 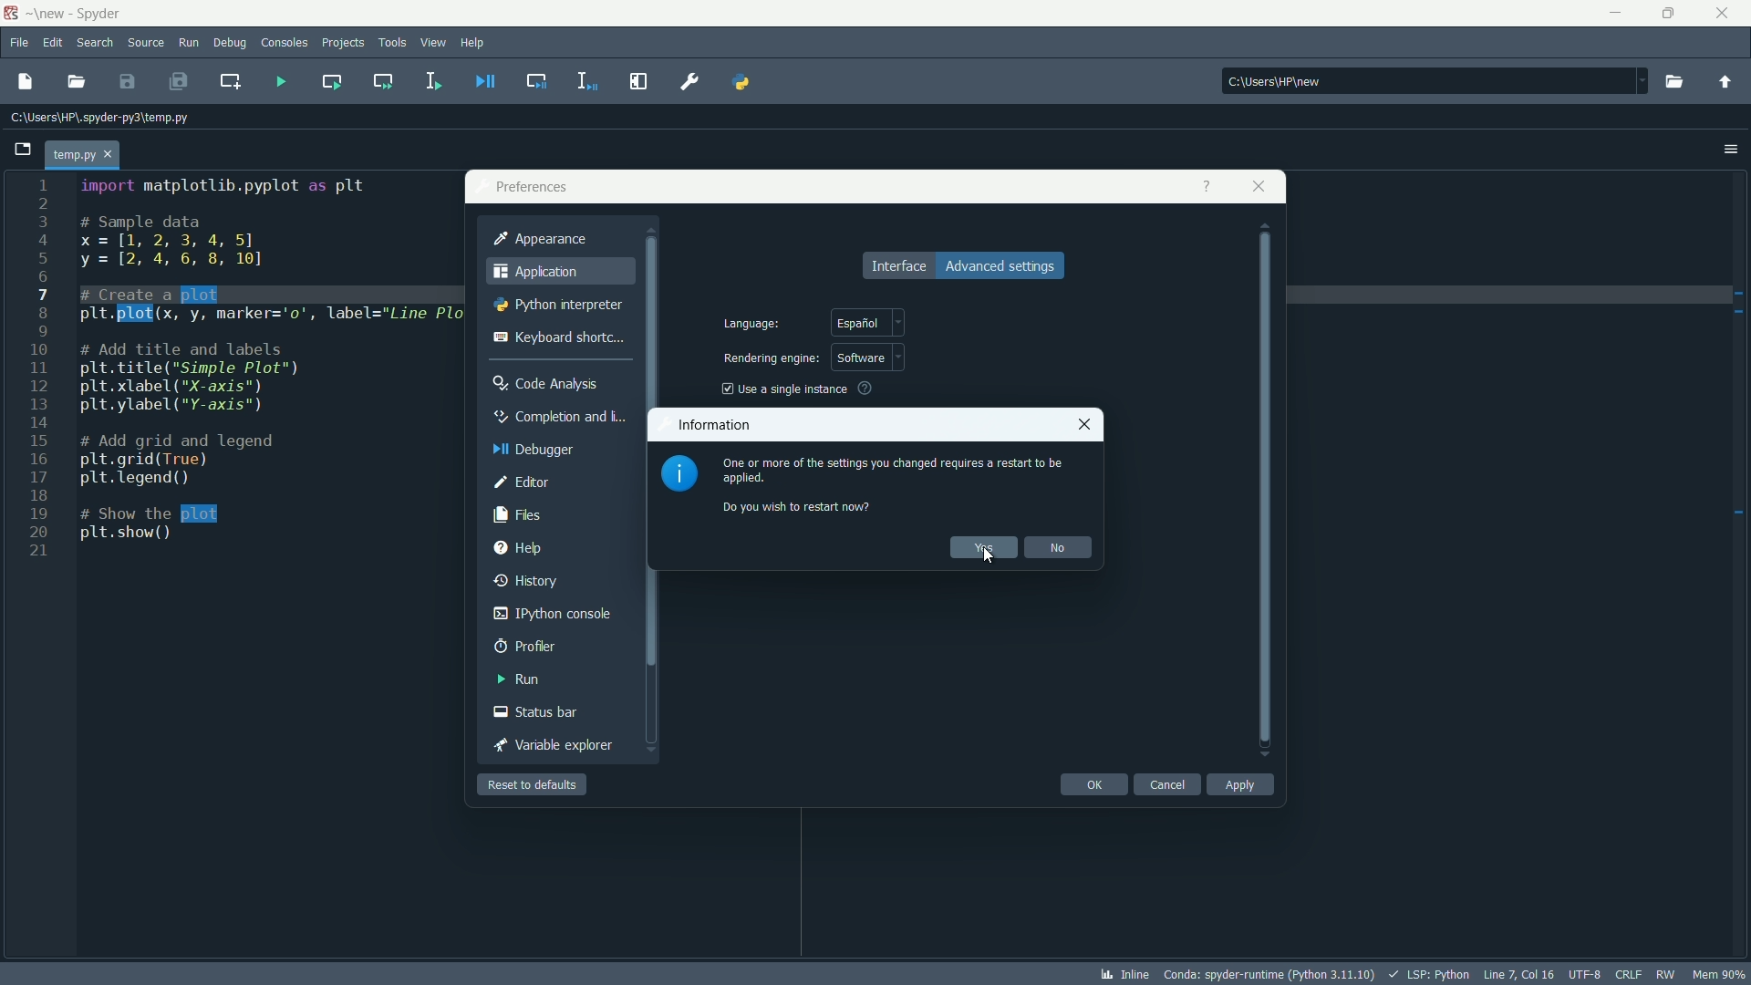 I want to click on lsp:python, so click(x=1426, y=974).